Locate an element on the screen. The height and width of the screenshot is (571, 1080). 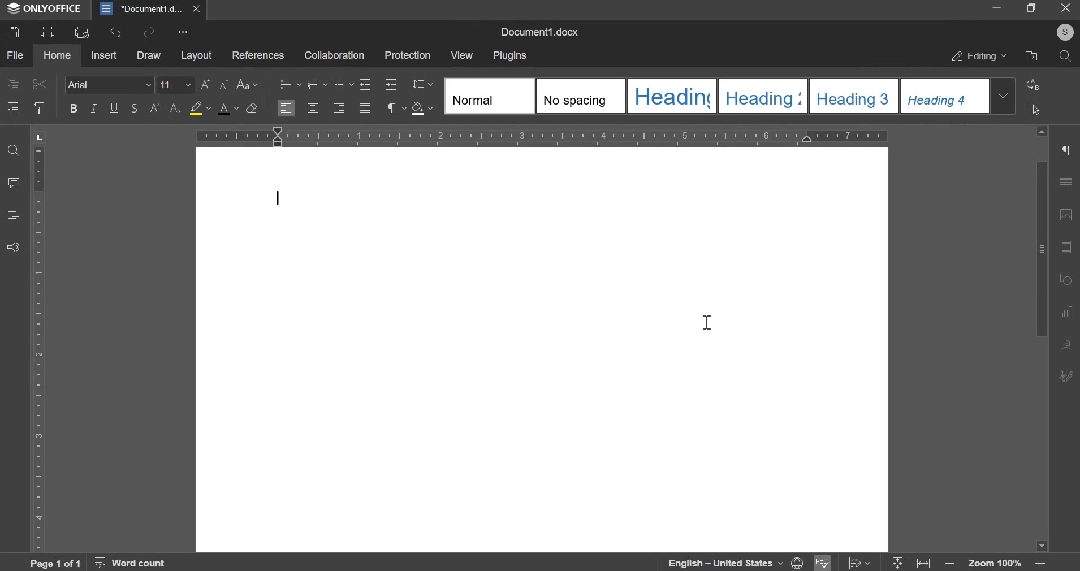
horizontal scale is located at coordinates (540, 136).